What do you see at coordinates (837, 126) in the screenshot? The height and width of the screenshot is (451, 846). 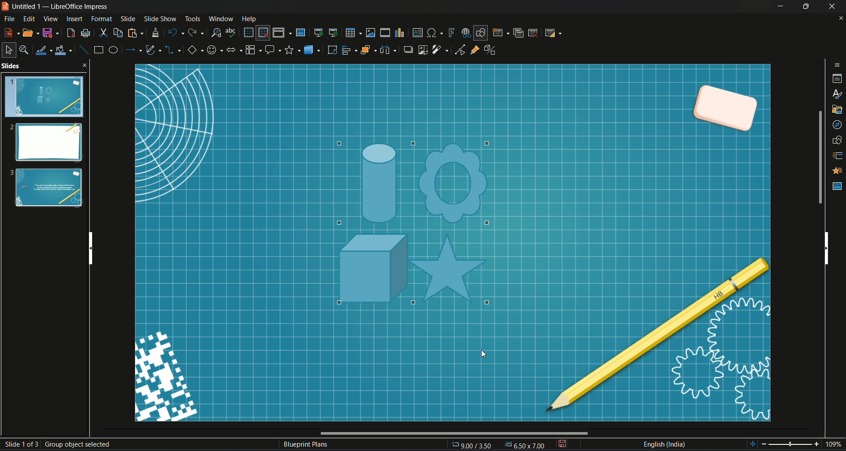 I see `navigator` at bounding box center [837, 126].